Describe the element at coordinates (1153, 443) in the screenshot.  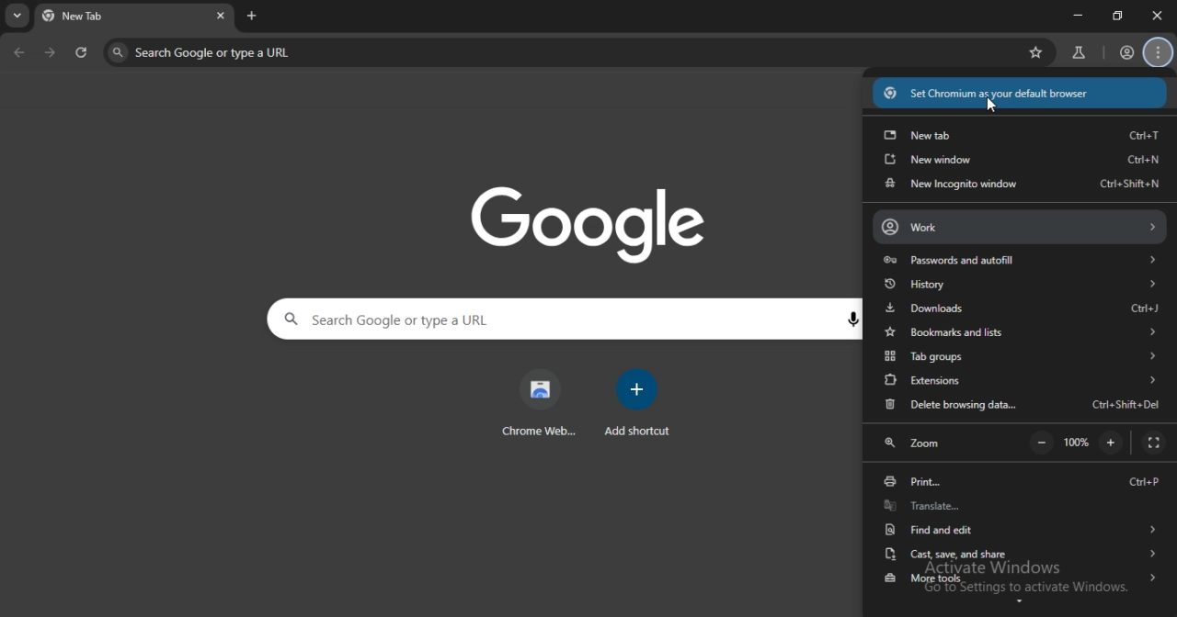
I see `display fulls screen` at that location.